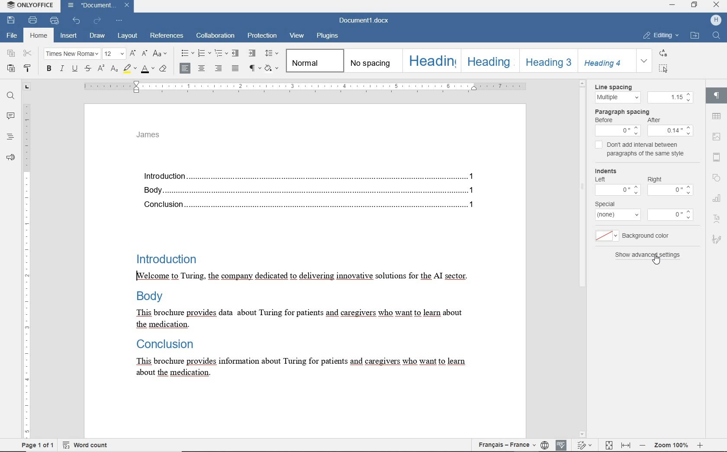  Describe the element at coordinates (11, 69) in the screenshot. I see `paste` at that location.